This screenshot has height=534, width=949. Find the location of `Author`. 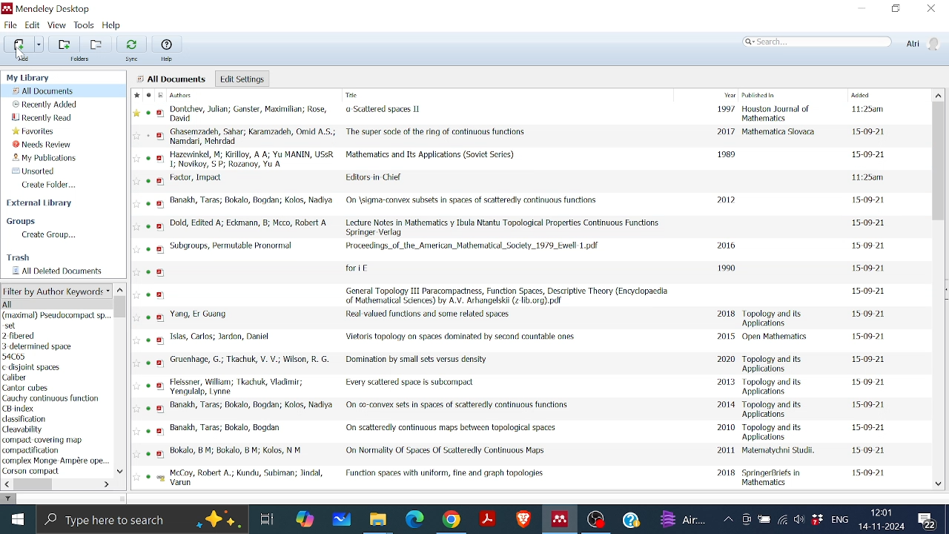

Author is located at coordinates (251, 114).